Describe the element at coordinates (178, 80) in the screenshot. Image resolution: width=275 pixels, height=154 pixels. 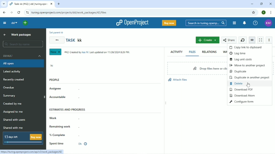
I see `Attach files` at that location.